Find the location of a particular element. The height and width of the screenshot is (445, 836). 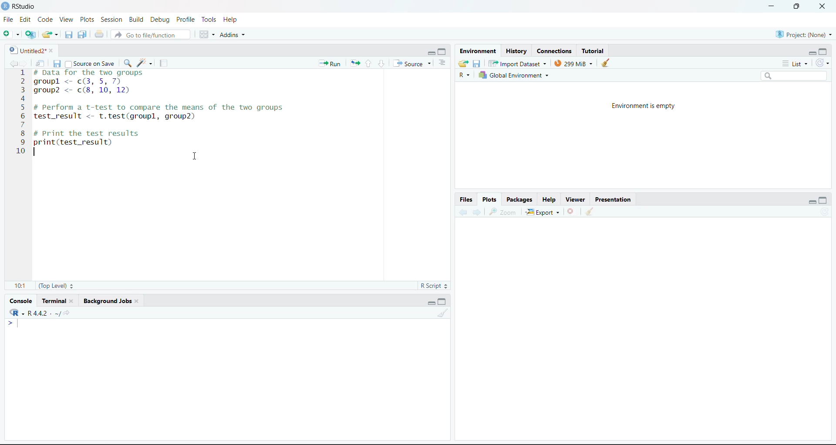

source on save is located at coordinates (90, 64).